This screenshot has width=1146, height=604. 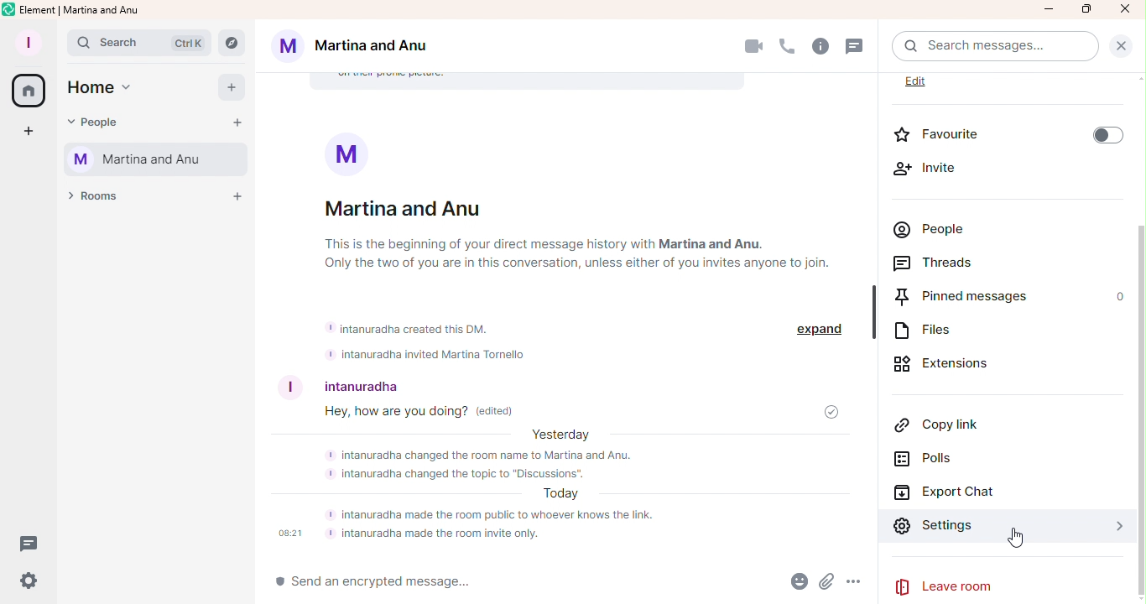 What do you see at coordinates (1002, 525) in the screenshot?
I see `Settings` at bounding box center [1002, 525].